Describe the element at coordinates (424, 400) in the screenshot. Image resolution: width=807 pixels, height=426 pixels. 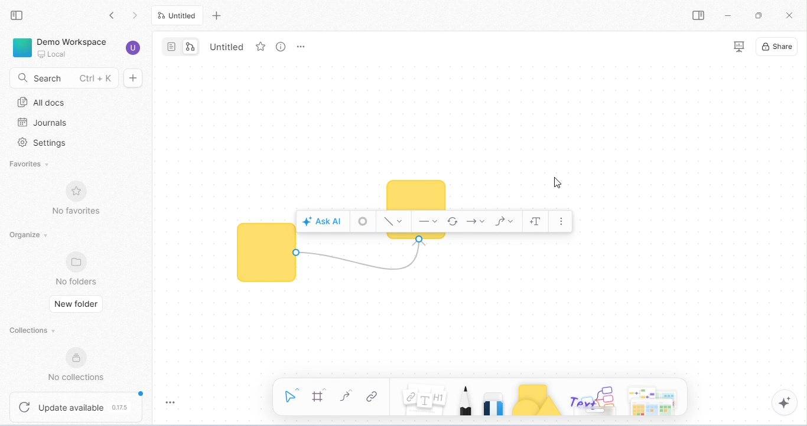
I see `notes` at that location.